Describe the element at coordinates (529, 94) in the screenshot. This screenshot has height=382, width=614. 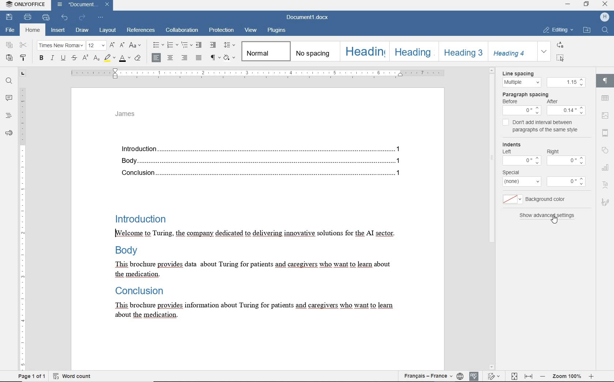
I see `Paragraph spacing` at that location.